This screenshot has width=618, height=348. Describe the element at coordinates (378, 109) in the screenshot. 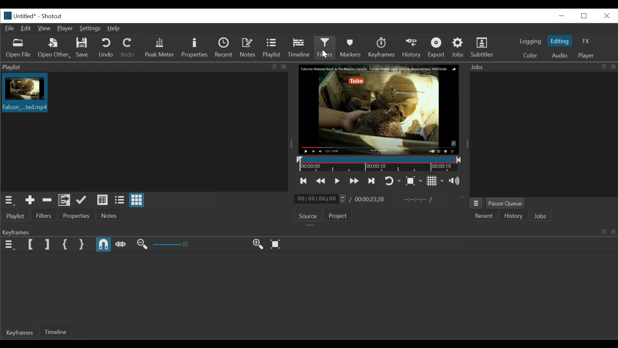

I see `Media Viewer` at that location.